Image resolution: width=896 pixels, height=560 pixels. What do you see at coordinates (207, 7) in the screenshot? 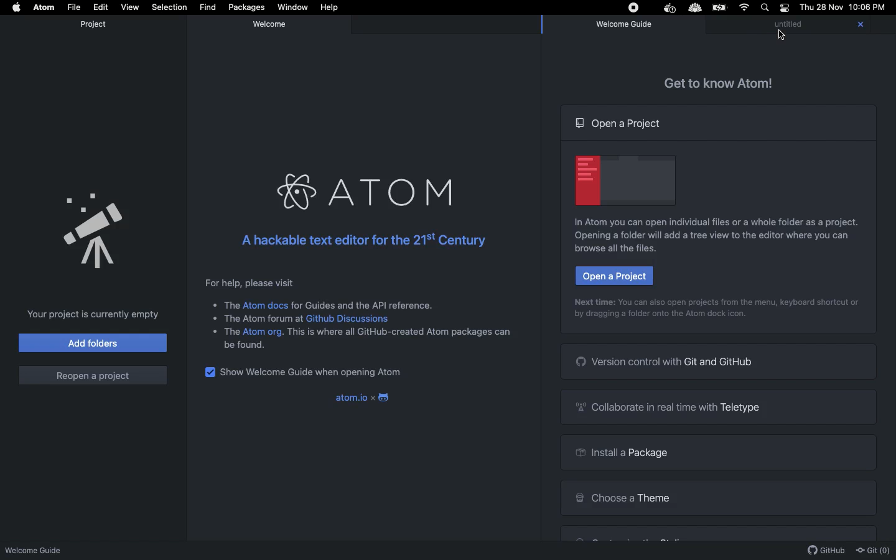
I see `Find` at bounding box center [207, 7].